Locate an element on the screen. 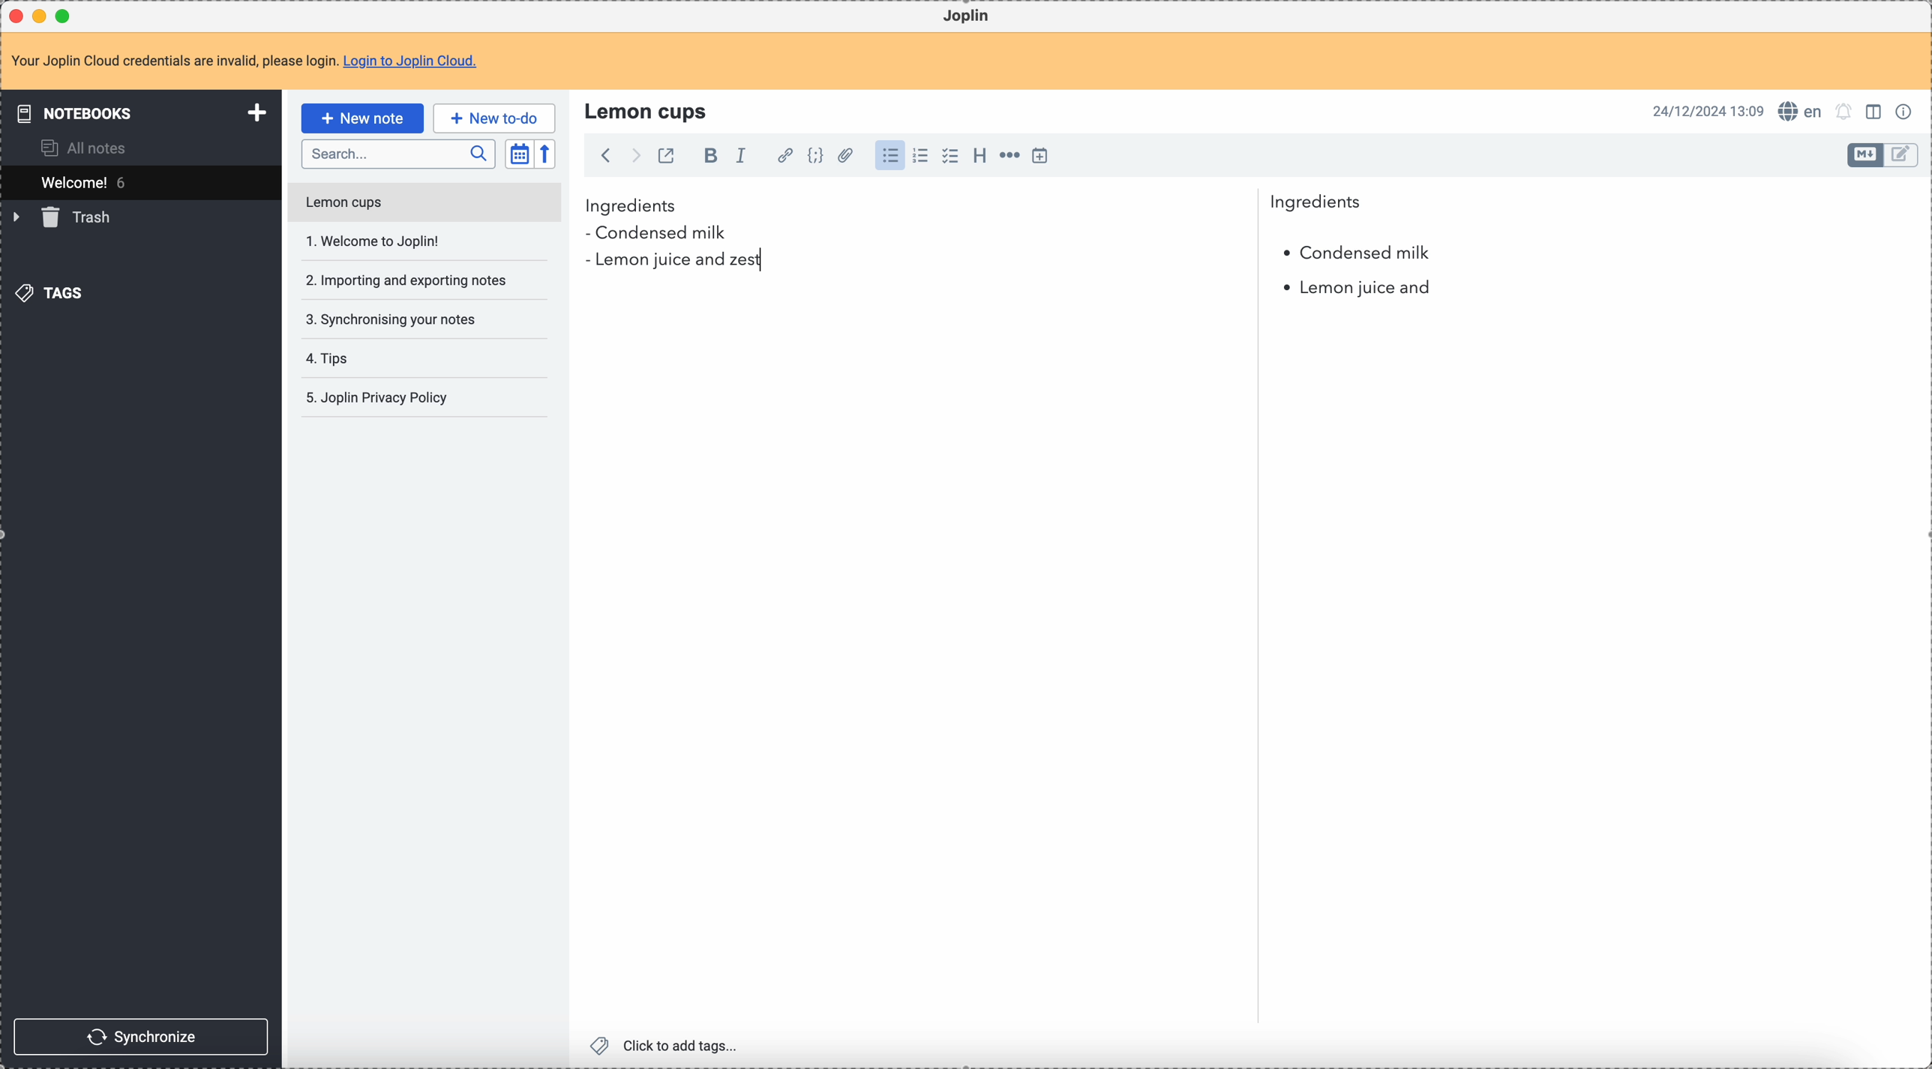 The image size is (1932, 1069). bulleted list is located at coordinates (888, 156).